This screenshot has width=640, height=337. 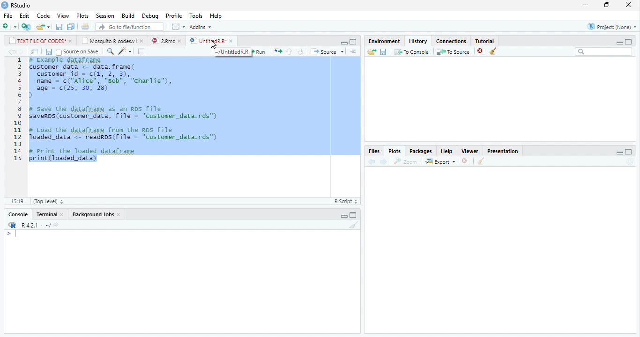 I want to click on Packages, so click(x=419, y=152).